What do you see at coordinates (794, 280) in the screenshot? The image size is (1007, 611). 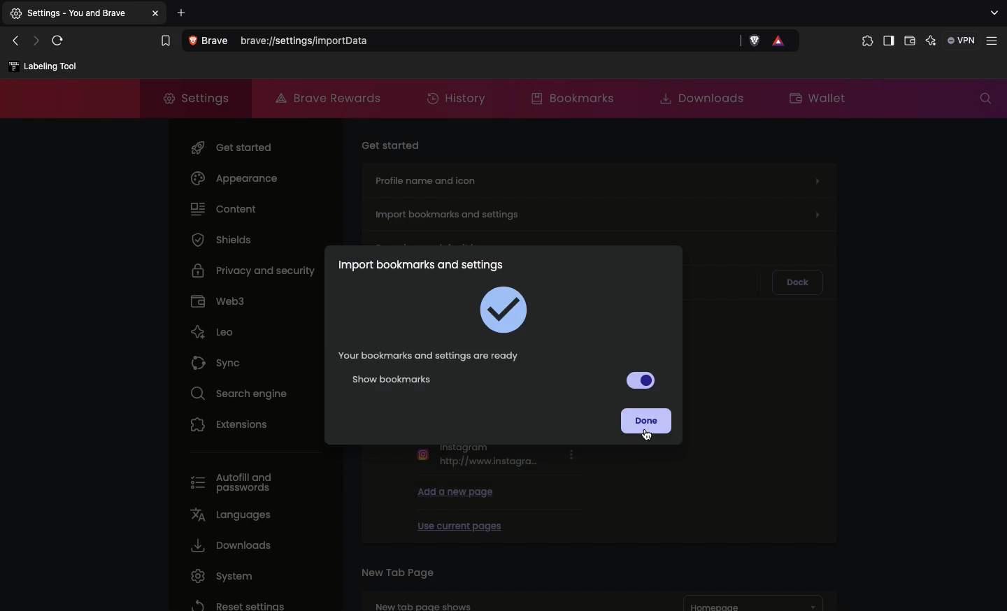 I see `Dock` at bounding box center [794, 280].